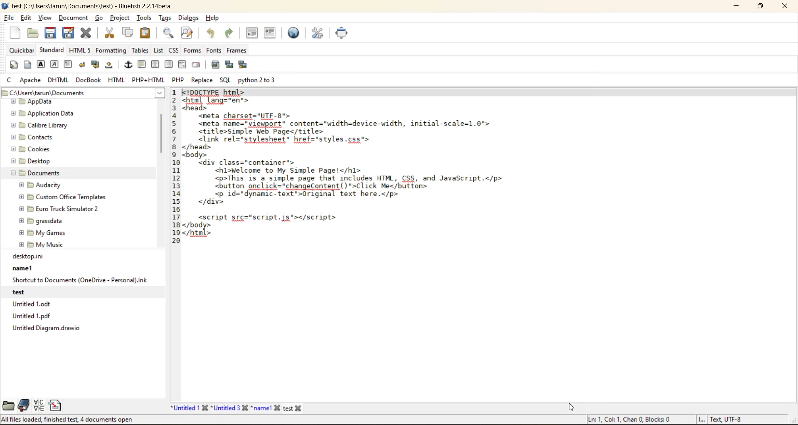 The image size is (798, 425). Describe the element at coordinates (261, 80) in the screenshot. I see `python 2 to 3` at that location.